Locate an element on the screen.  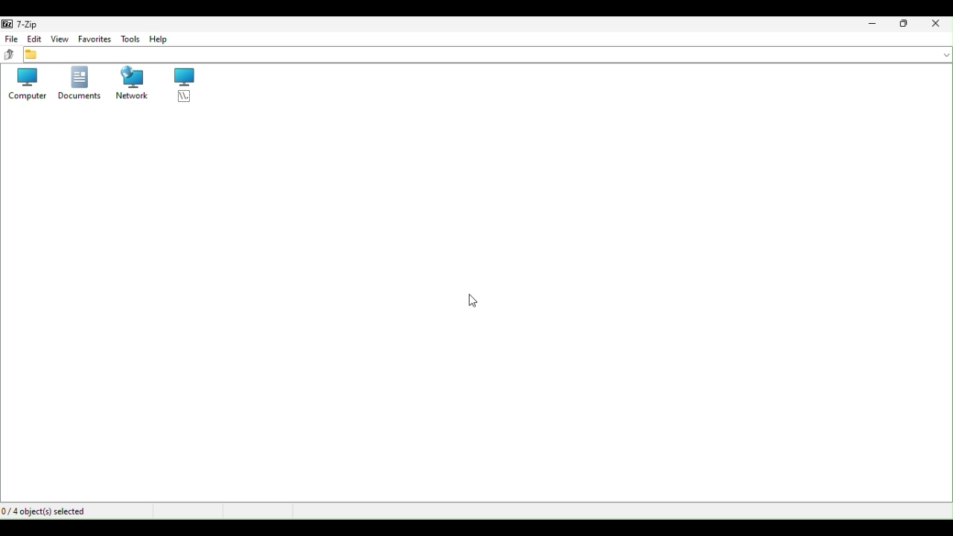
Documents is located at coordinates (78, 83).